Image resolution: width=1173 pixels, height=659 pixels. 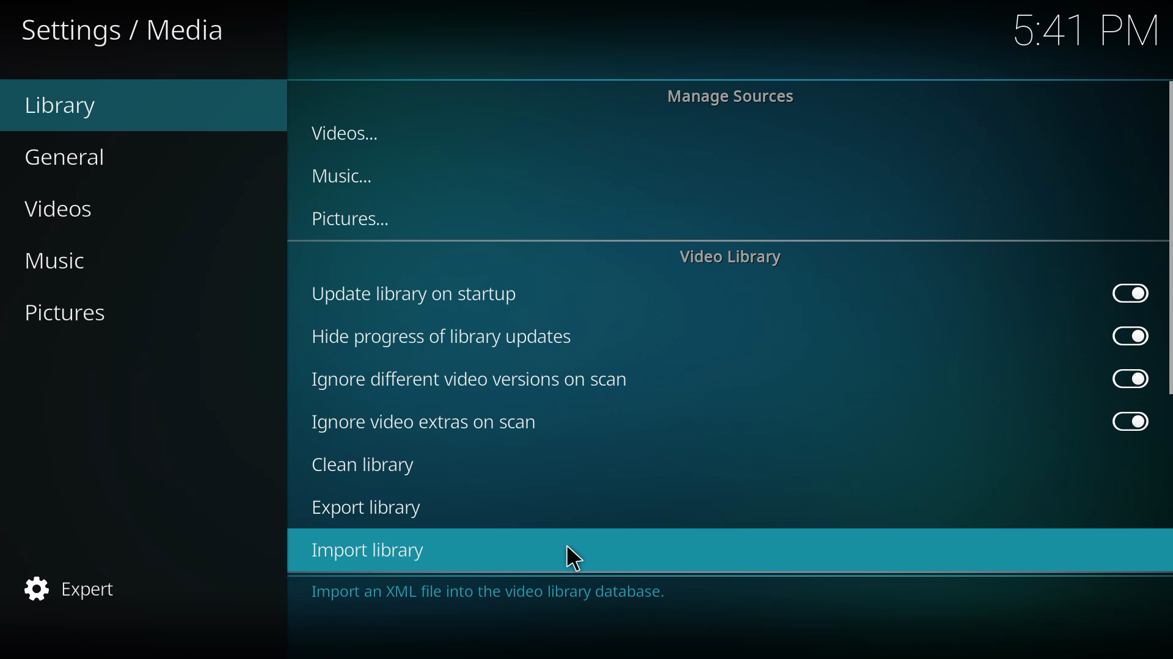 I want to click on music, so click(x=347, y=176).